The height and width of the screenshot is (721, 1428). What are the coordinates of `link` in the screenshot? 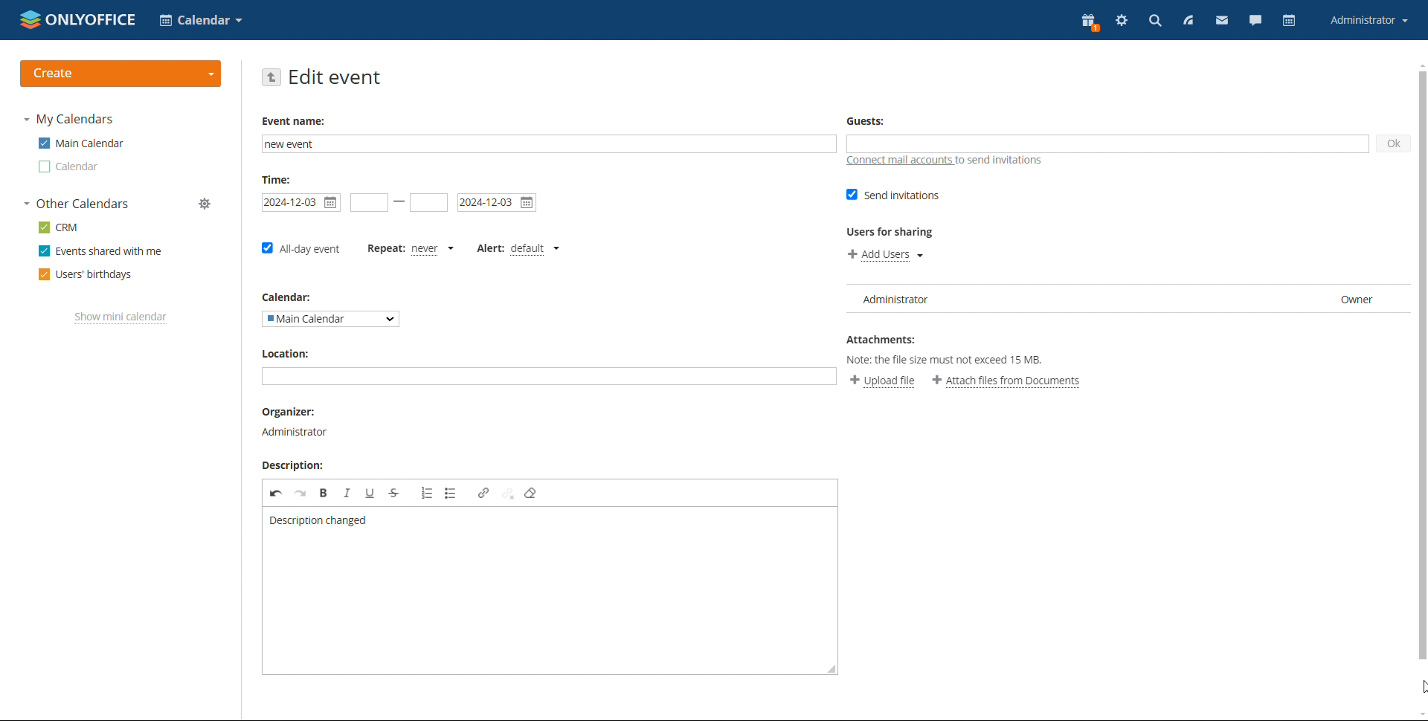 It's located at (483, 494).